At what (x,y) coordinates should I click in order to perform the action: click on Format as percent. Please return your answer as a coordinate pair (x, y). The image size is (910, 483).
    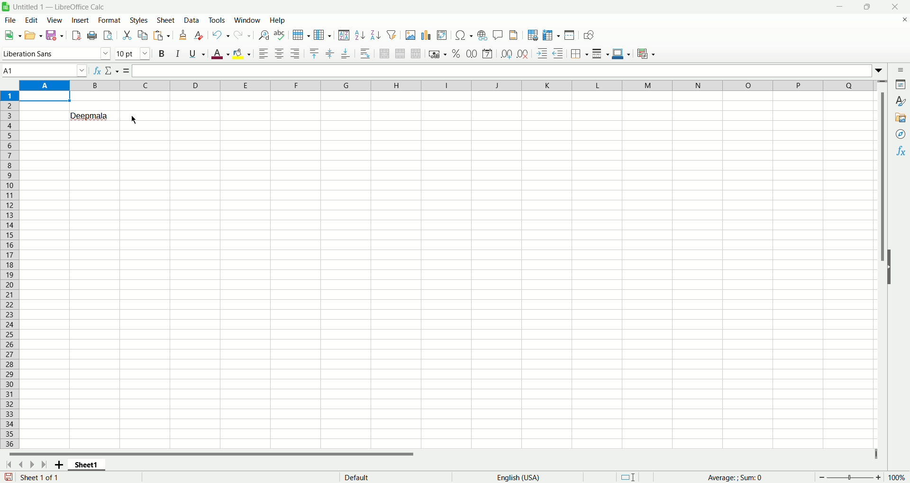
    Looking at the image, I should click on (456, 54).